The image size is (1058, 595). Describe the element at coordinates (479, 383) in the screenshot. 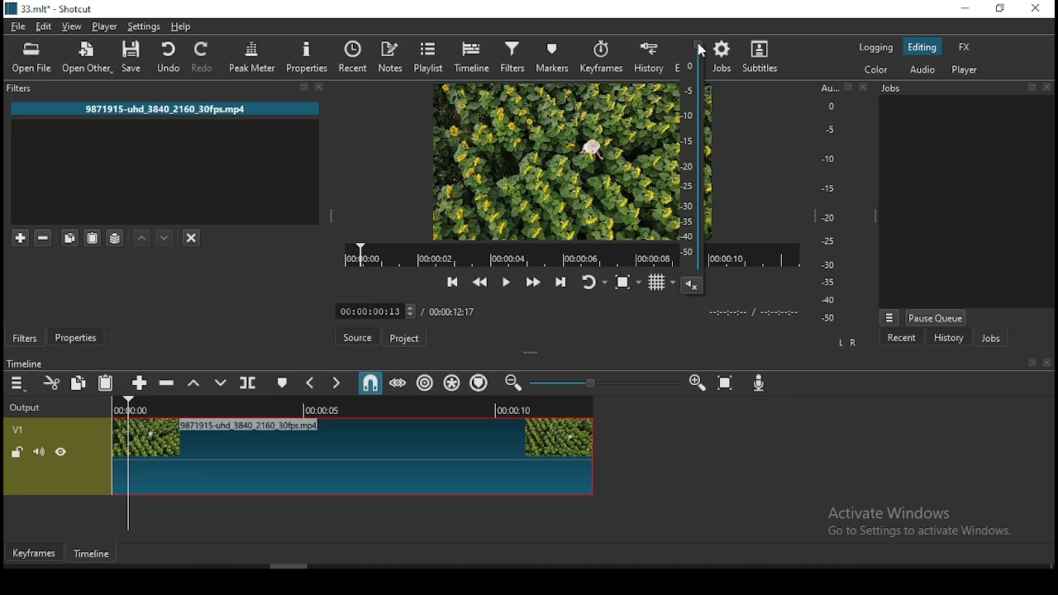

I see `ripple markers` at that location.